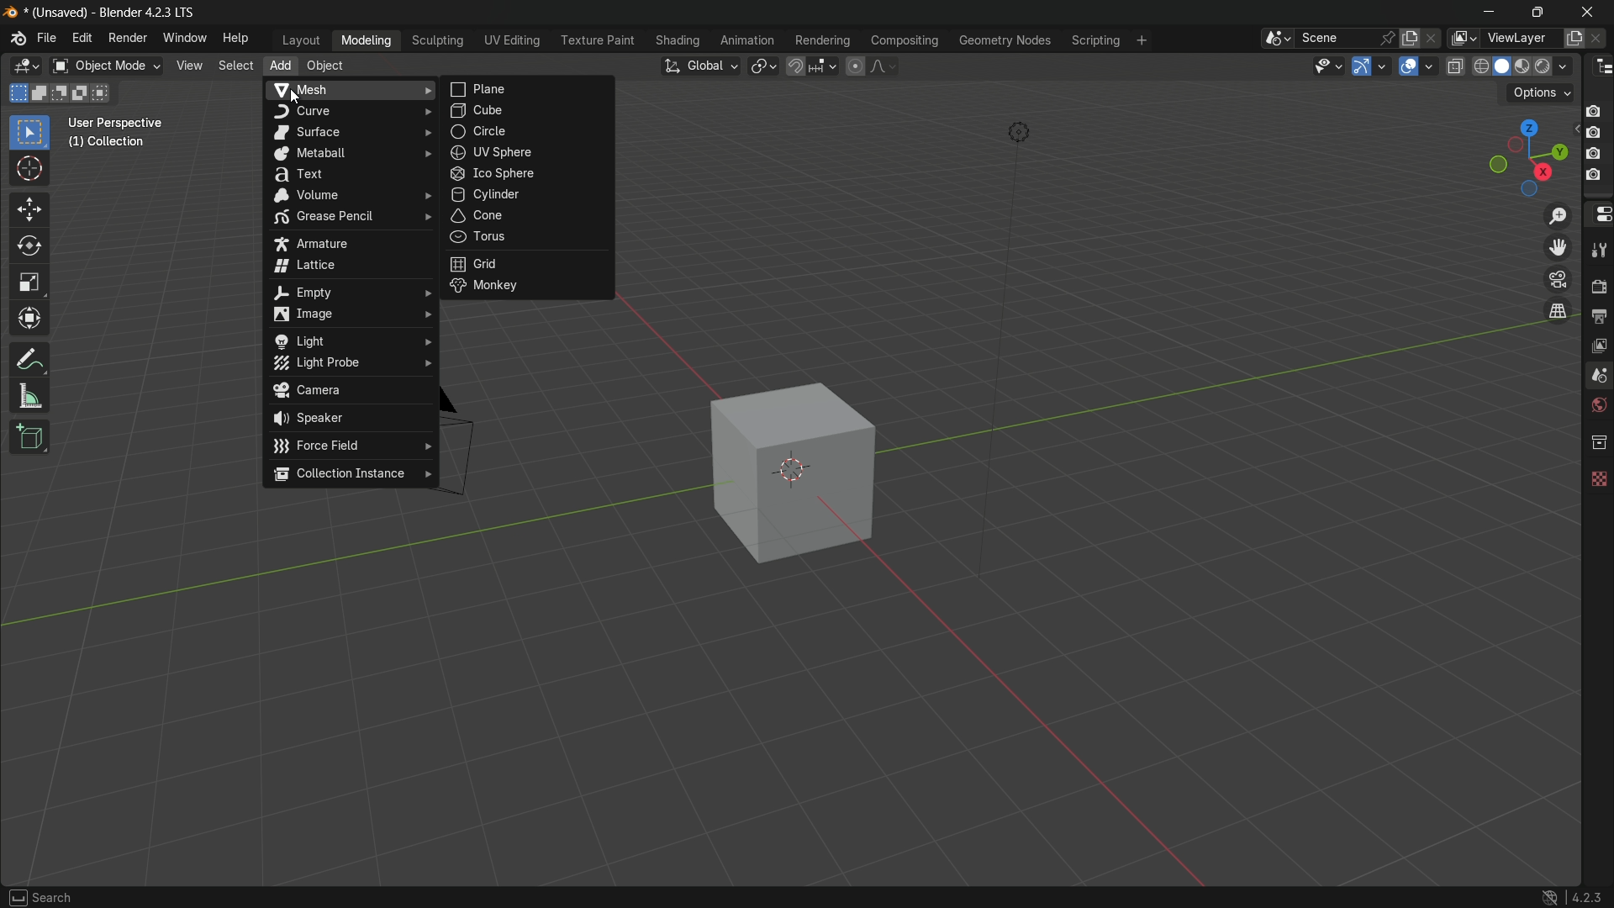 This screenshot has height=908, width=1614. Describe the element at coordinates (1598, 481) in the screenshot. I see `texture` at that location.